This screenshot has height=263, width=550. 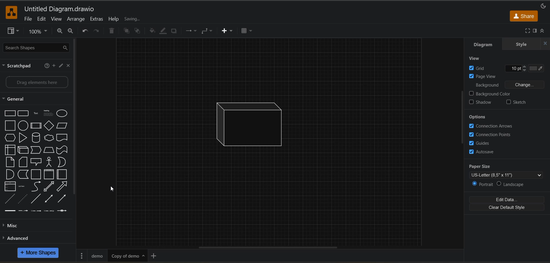 I want to click on undo, so click(x=85, y=31).